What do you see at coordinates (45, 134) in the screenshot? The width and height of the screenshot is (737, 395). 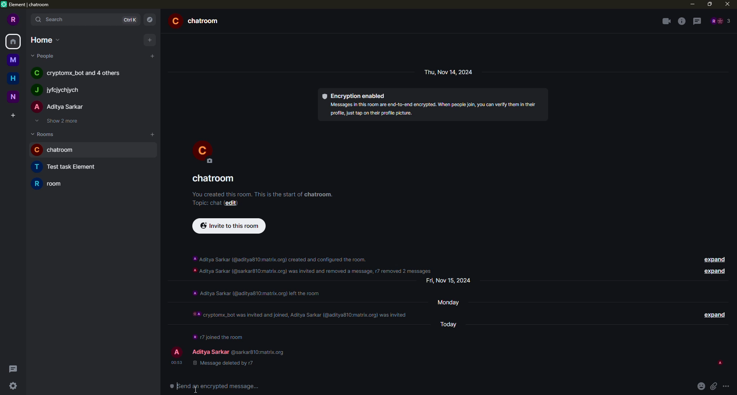 I see `rooms` at bounding box center [45, 134].